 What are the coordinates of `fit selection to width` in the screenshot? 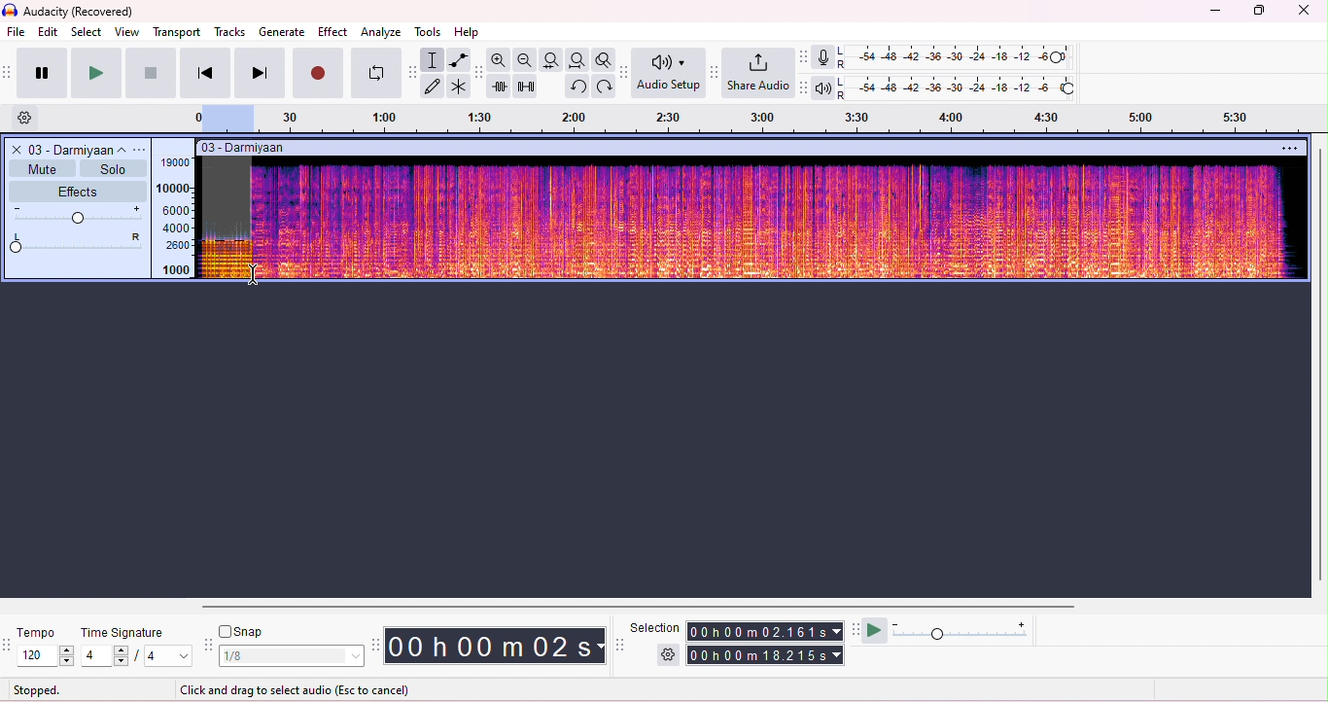 It's located at (551, 60).